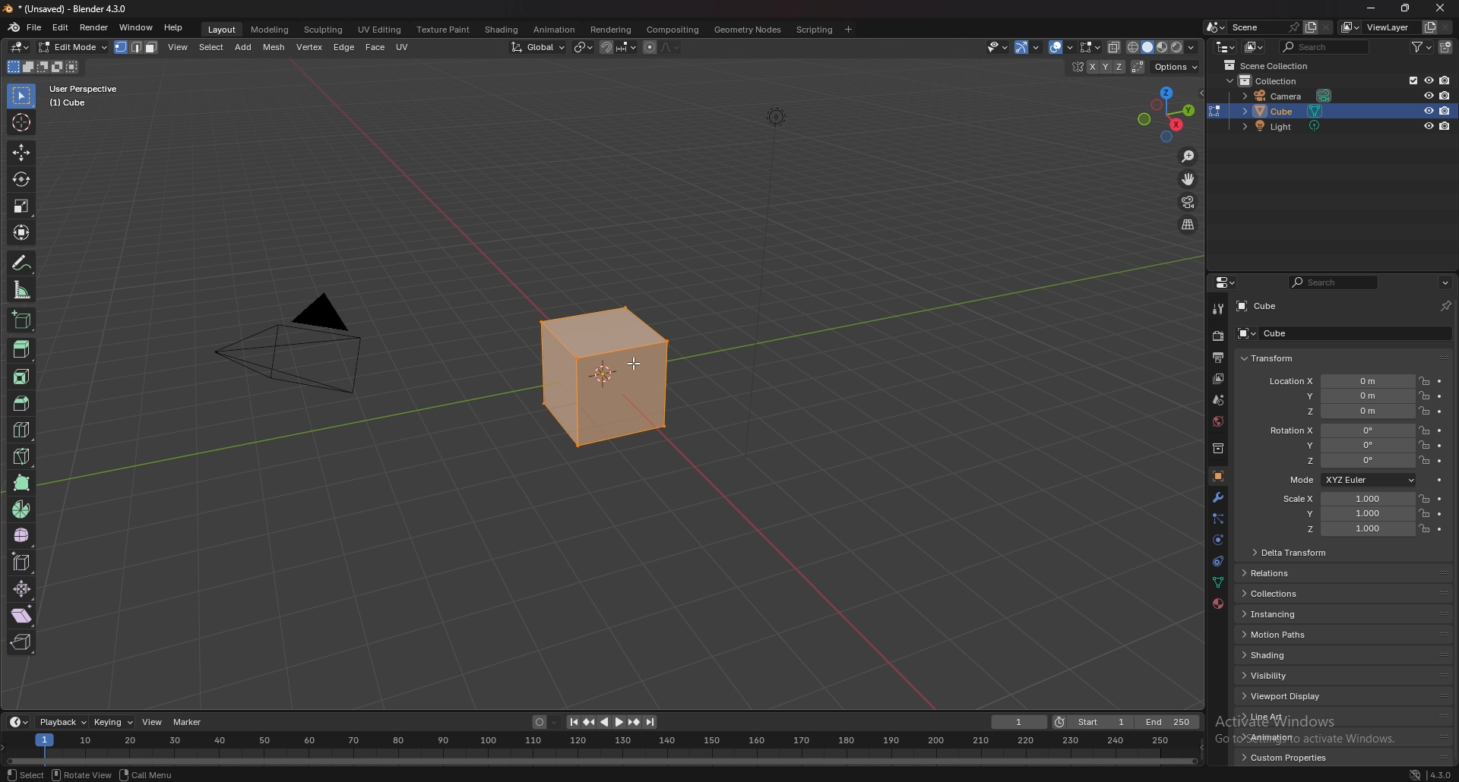 This screenshot has height=782, width=1459. I want to click on vertex, so click(308, 46).